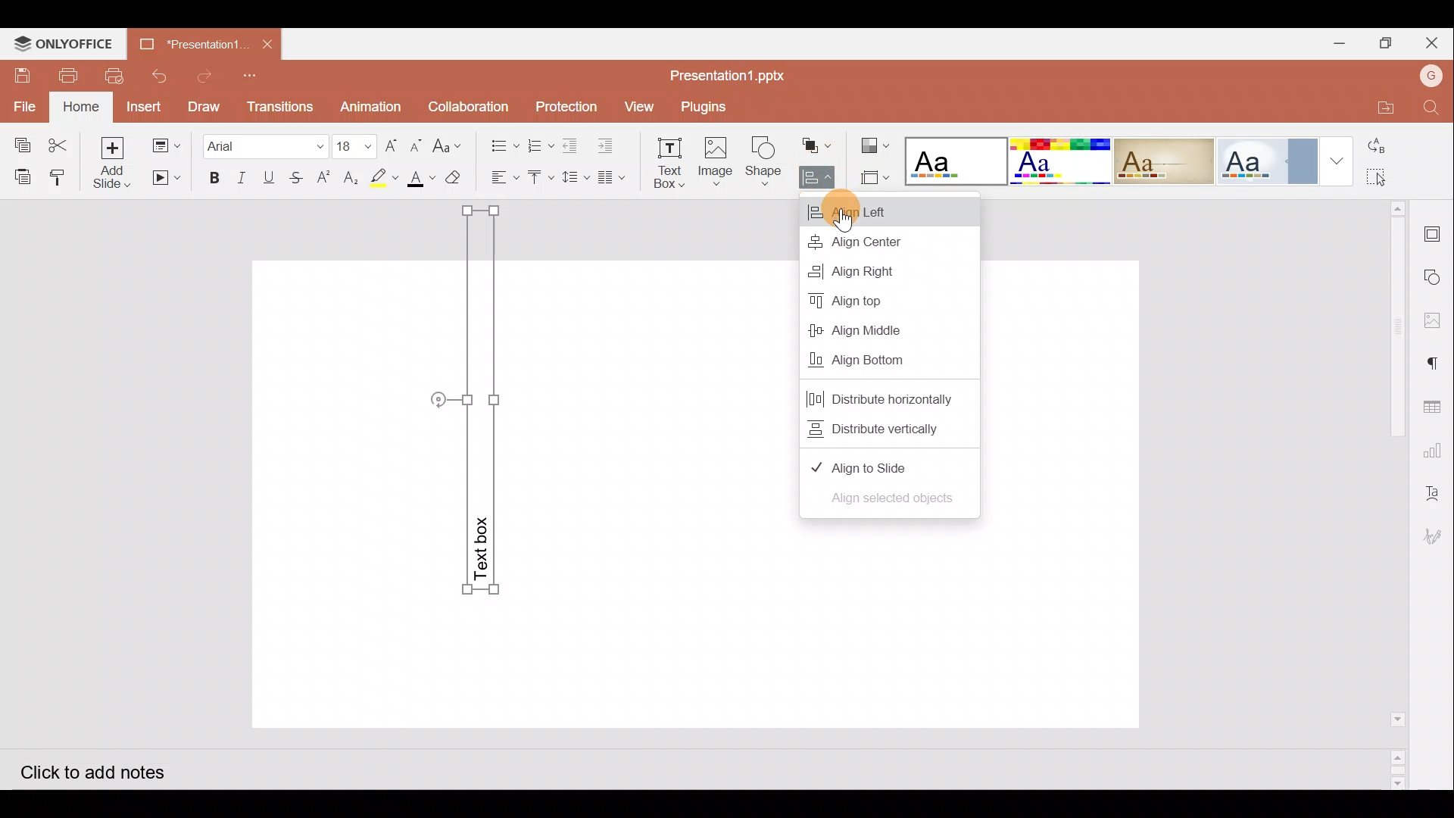  Describe the element at coordinates (208, 179) in the screenshot. I see `Bold` at that location.